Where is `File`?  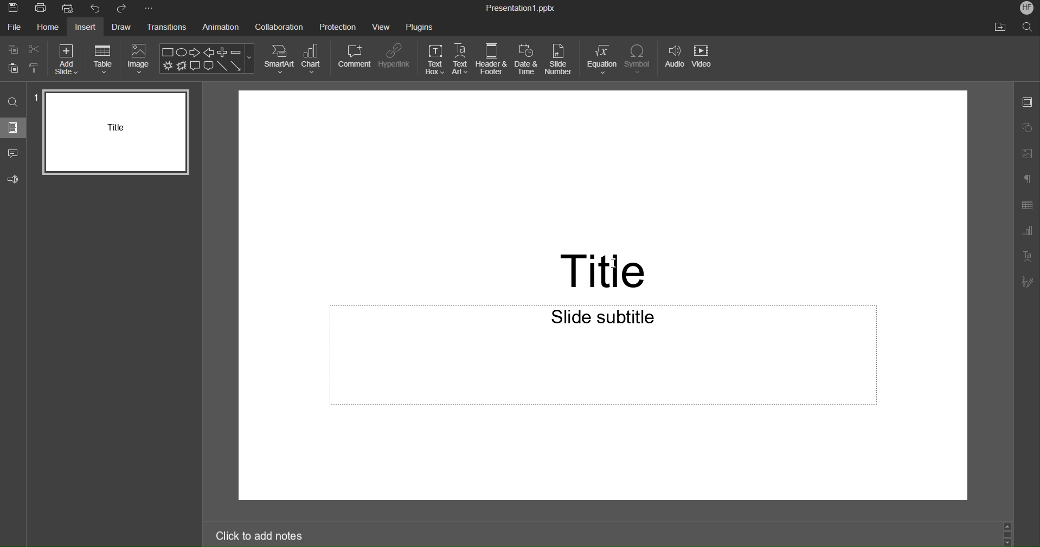 File is located at coordinates (15, 29).